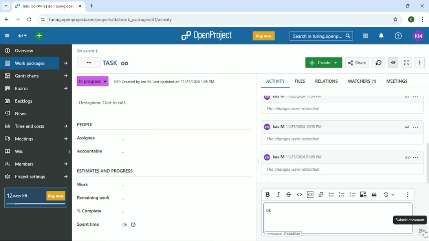 This screenshot has height=241, width=429. Describe the element at coordinates (353, 195) in the screenshot. I see `To-do list` at that location.